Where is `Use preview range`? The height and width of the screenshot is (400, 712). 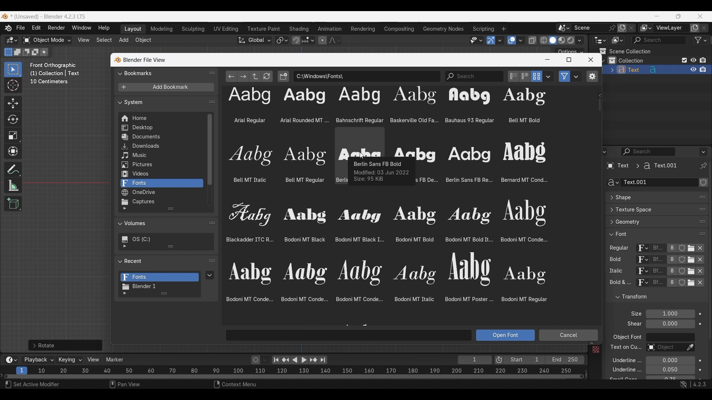
Use preview range is located at coordinates (499, 360).